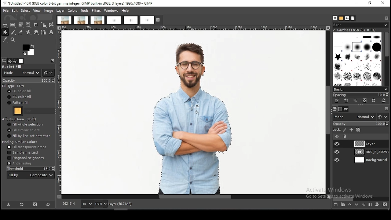 The width and height of the screenshot is (391, 220). I want to click on delete tool preset, so click(35, 204).